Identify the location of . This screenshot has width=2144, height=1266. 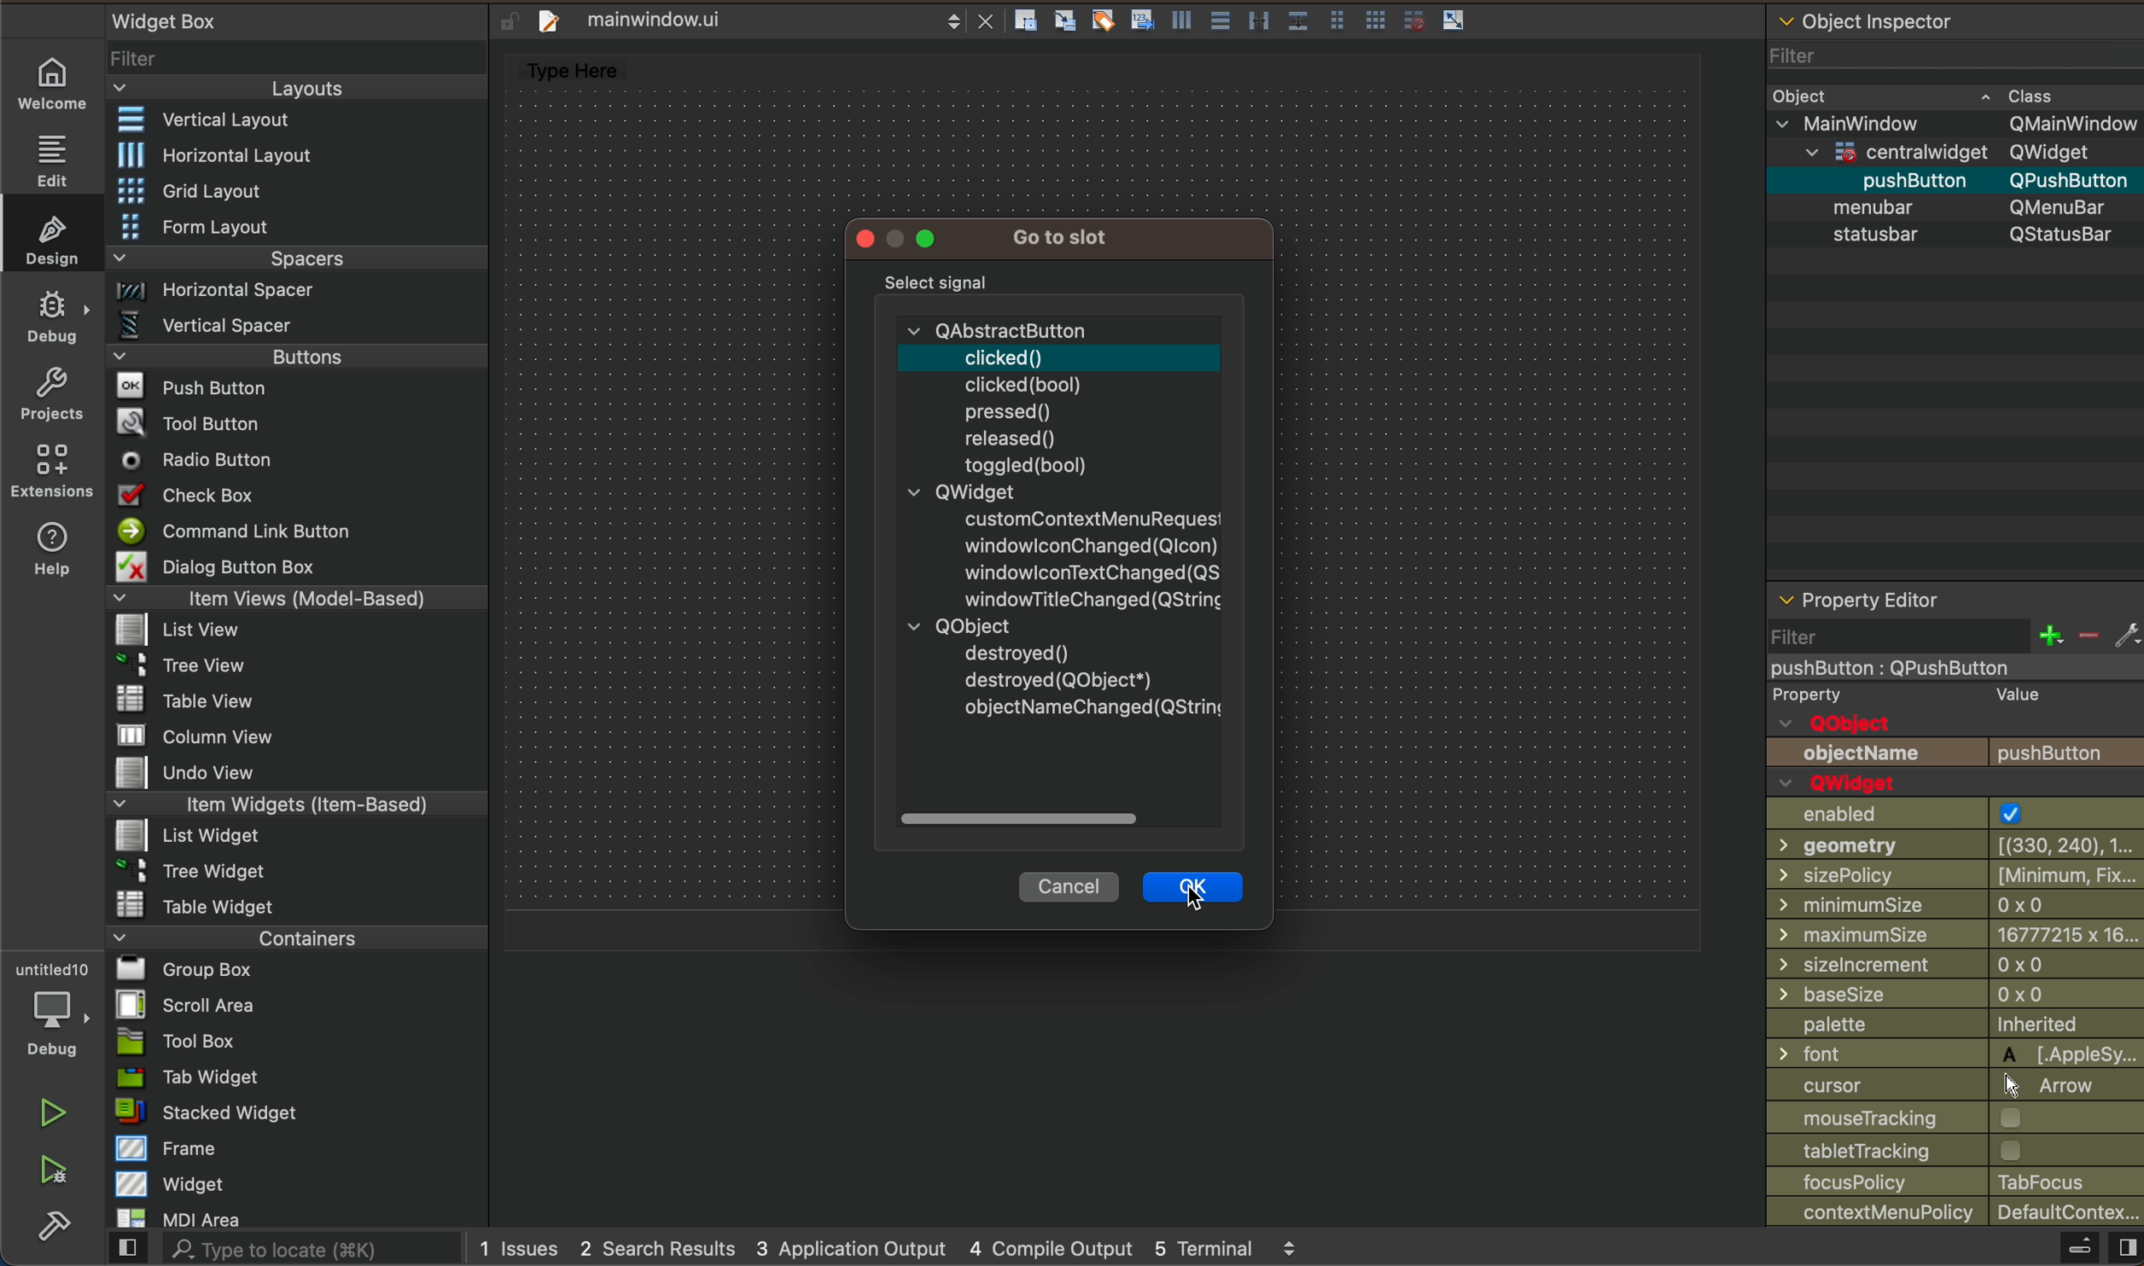
(1952, 935).